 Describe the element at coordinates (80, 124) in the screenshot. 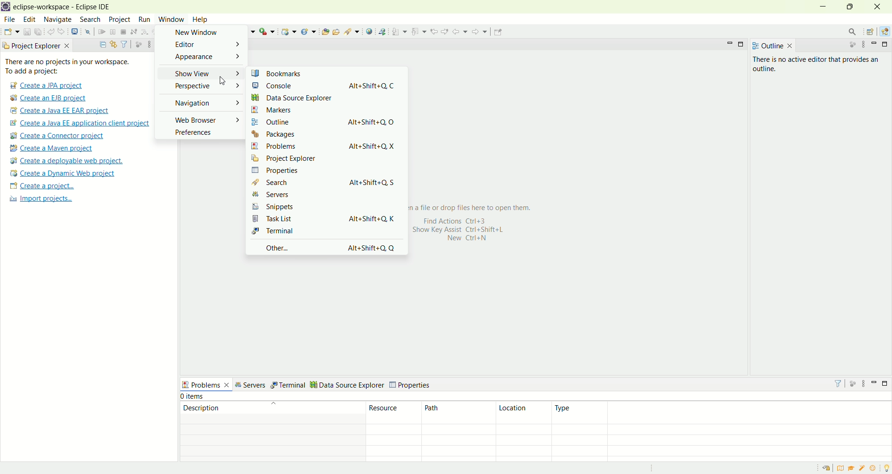

I see `create a Java EE application client project` at that location.